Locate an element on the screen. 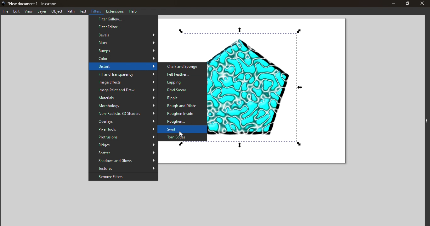 This screenshot has height=226, width=430. Image Paint and Draw is located at coordinates (123, 90).